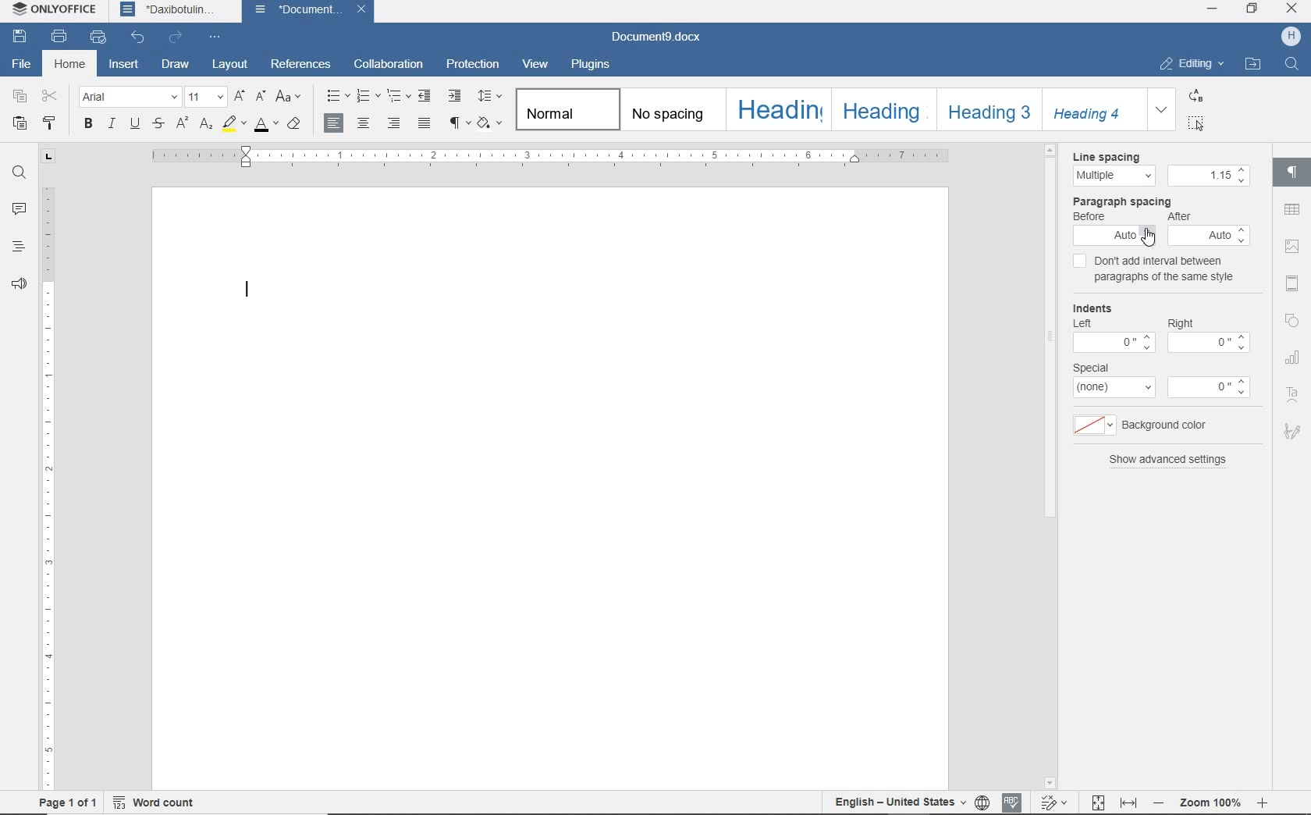 The width and height of the screenshot is (1311, 815). Describe the element at coordinates (1292, 283) in the screenshot. I see `header and footer` at that location.